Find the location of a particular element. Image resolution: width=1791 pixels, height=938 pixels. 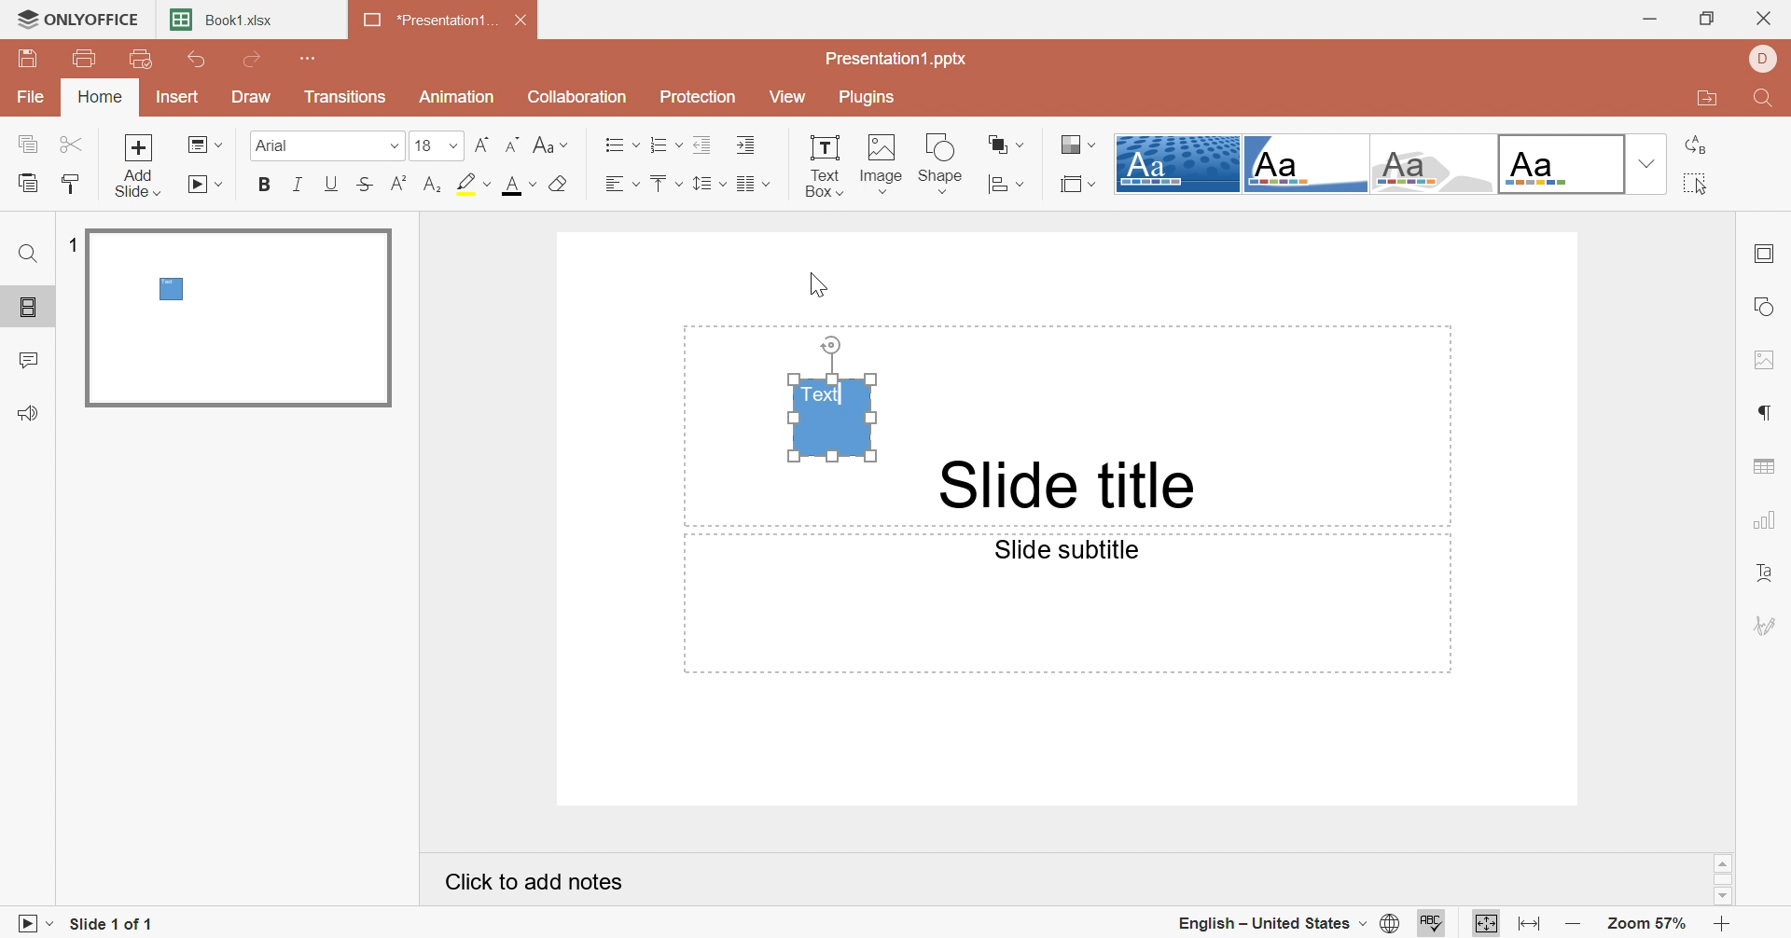

Chart settings is located at coordinates (1764, 519).